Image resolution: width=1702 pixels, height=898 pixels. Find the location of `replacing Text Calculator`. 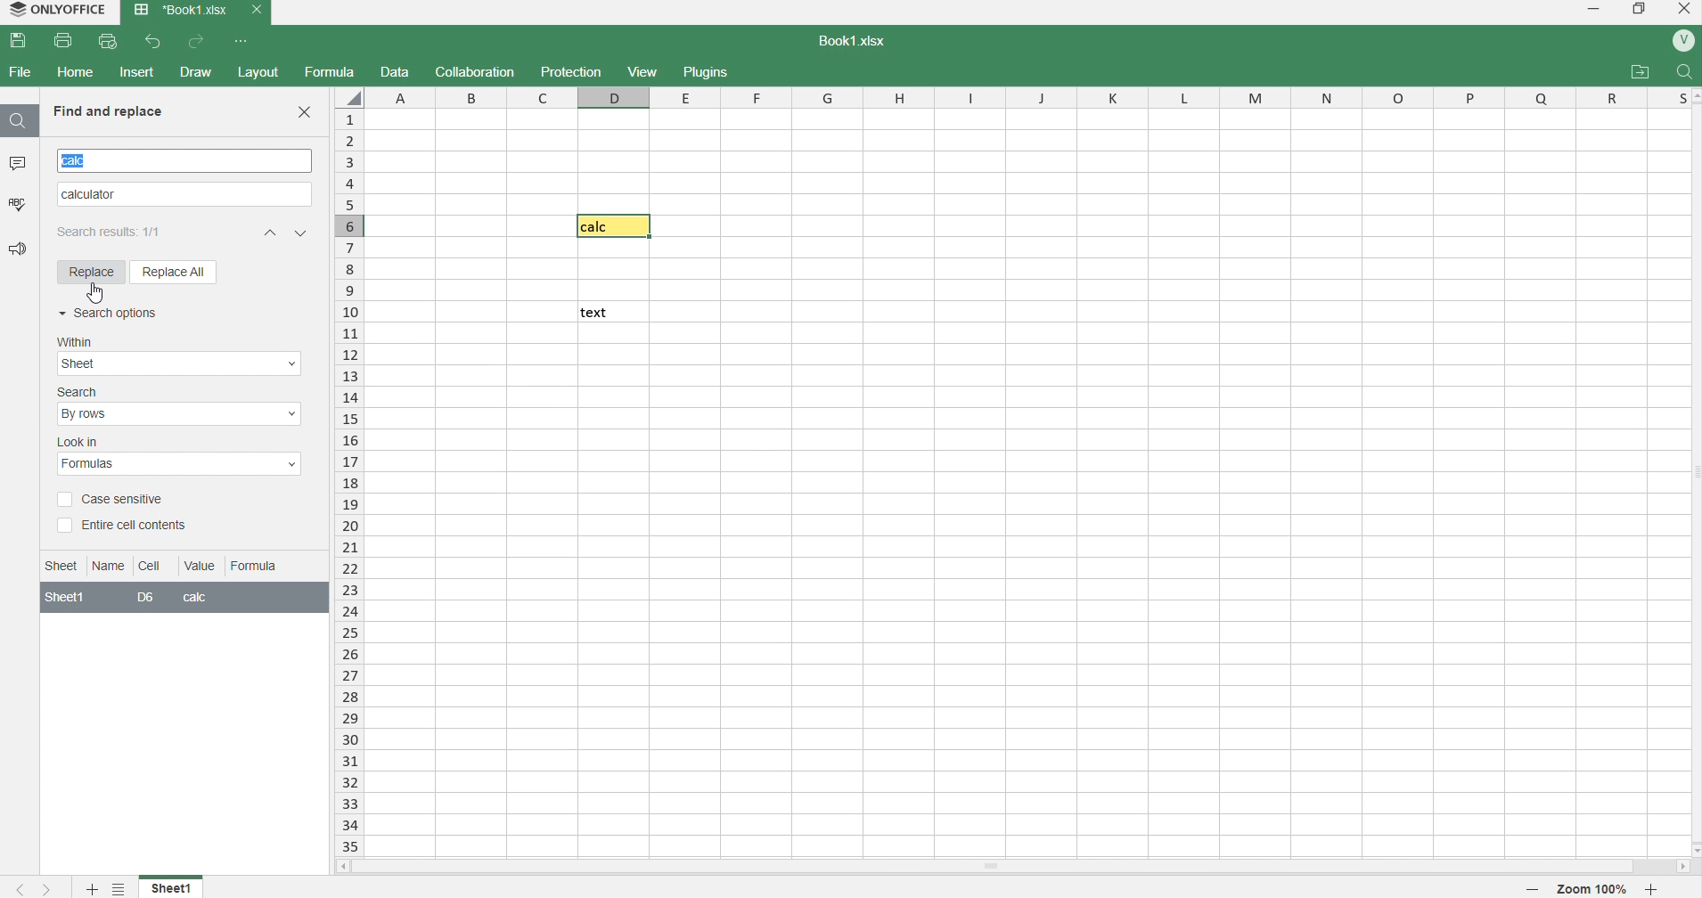

replacing Text Calculator is located at coordinates (182, 196).